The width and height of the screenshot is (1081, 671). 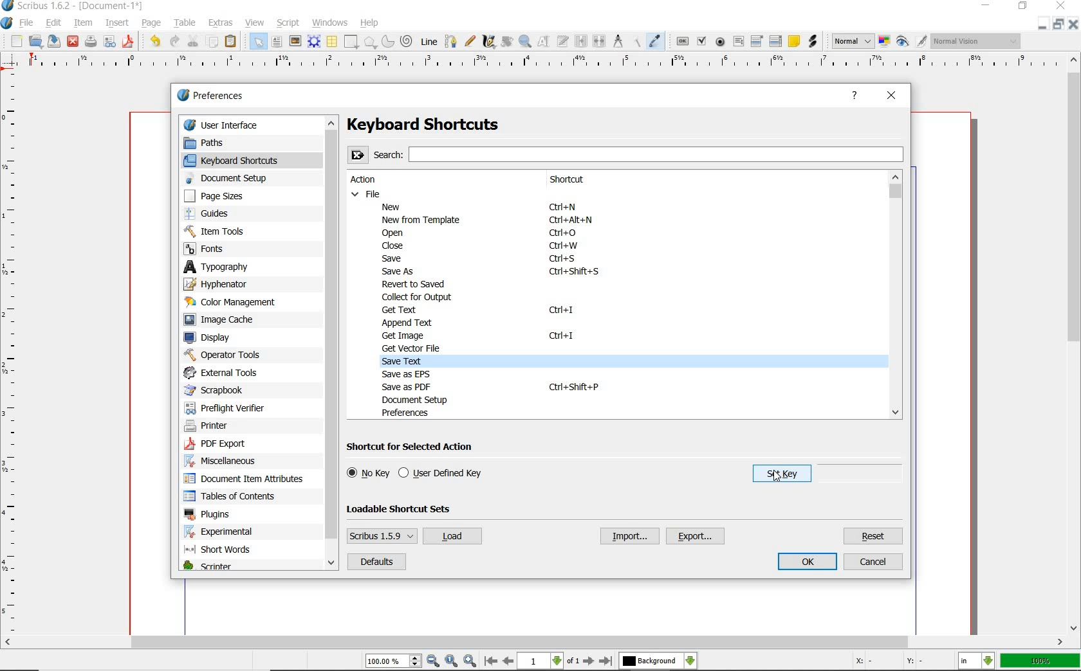 I want to click on document setup, so click(x=425, y=400).